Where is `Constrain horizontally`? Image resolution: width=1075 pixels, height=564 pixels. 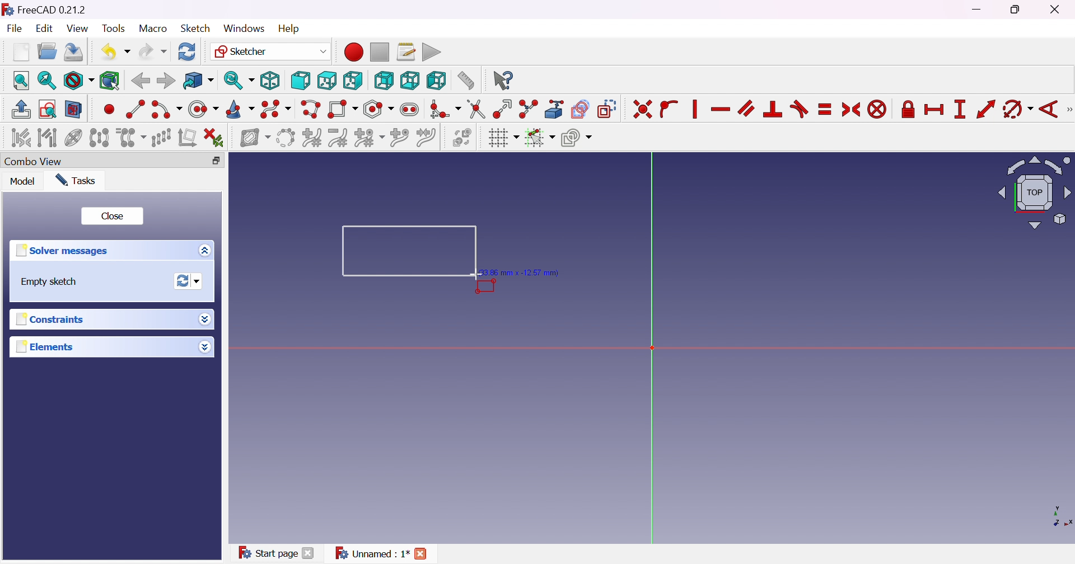
Constrain horizontally is located at coordinates (721, 110).